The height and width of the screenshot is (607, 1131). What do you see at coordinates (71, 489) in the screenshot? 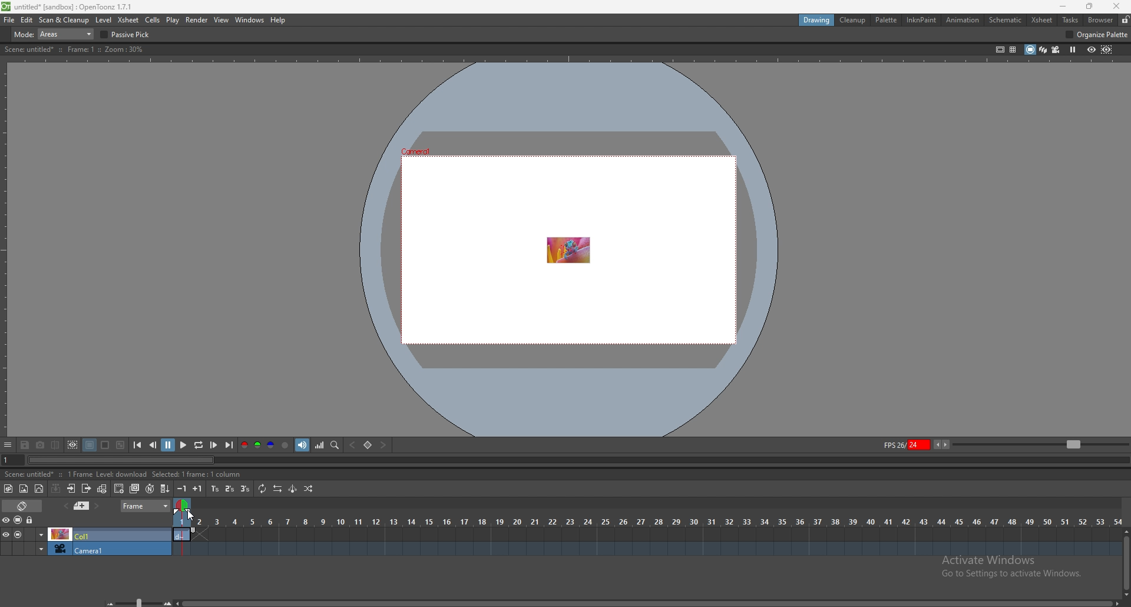
I see `open subsheet` at bounding box center [71, 489].